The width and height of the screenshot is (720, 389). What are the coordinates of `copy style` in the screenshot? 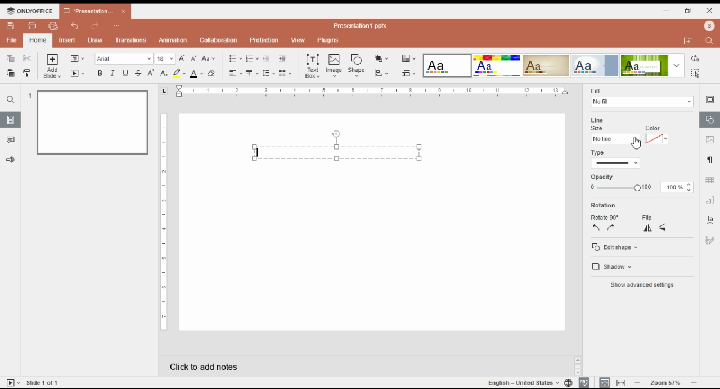 It's located at (26, 73).